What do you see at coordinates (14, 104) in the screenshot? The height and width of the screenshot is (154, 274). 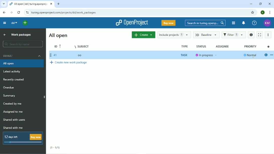 I see `Created by me` at bounding box center [14, 104].